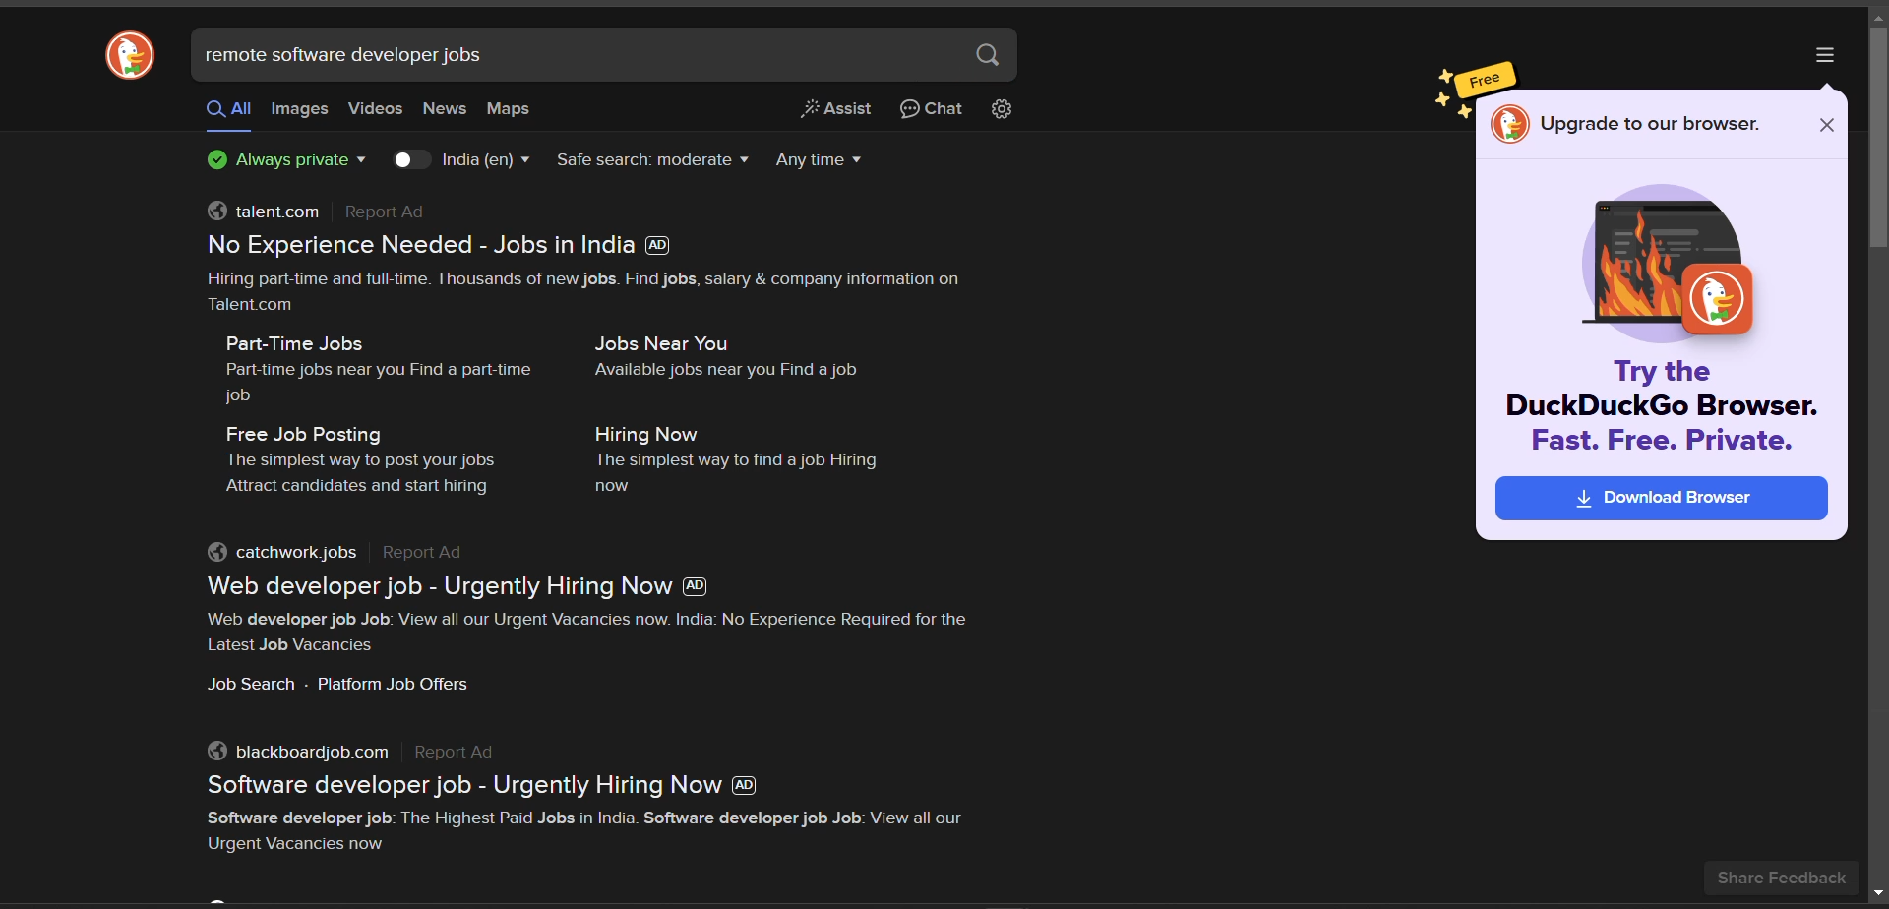 The height and width of the screenshot is (909, 1889). What do you see at coordinates (411, 160) in the screenshot?
I see `toggle country key` at bounding box center [411, 160].